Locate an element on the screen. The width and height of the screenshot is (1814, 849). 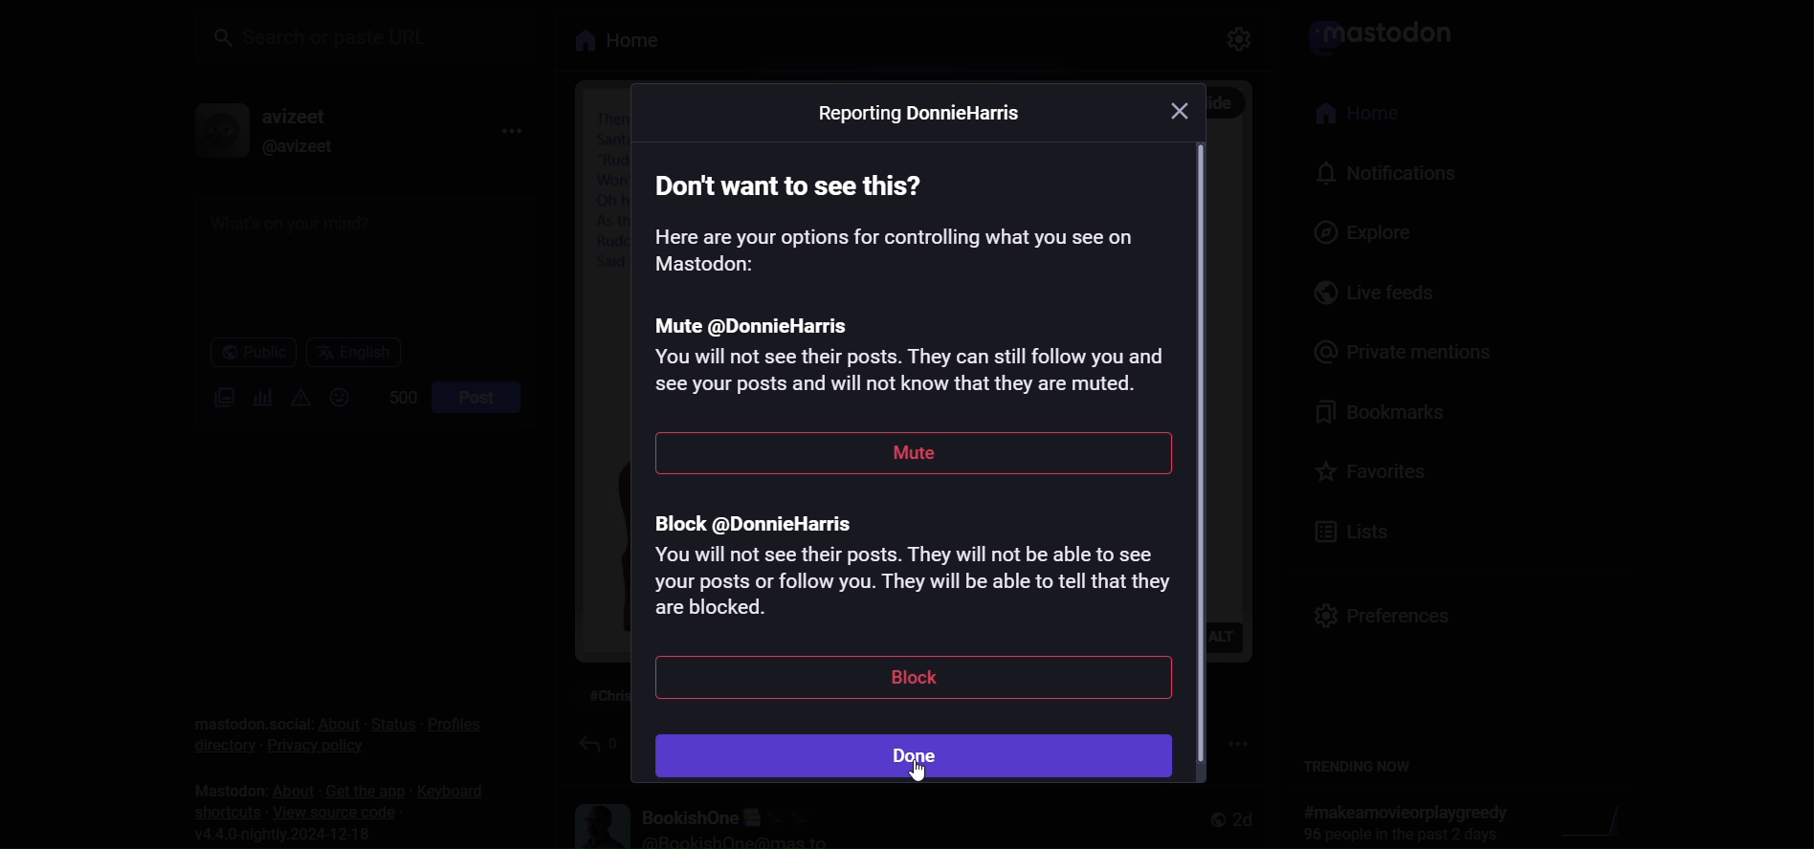
lists is located at coordinates (1350, 528).